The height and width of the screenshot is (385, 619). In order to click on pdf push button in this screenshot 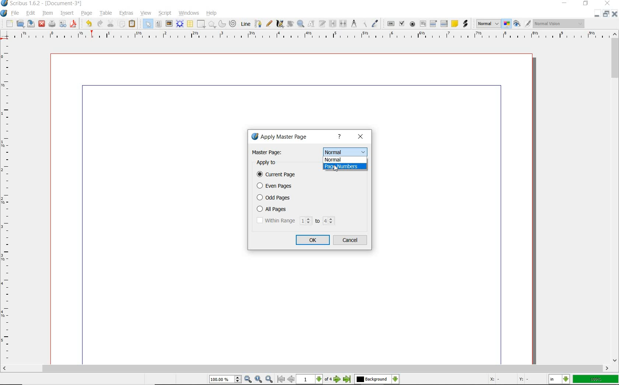, I will do `click(390, 24)`.